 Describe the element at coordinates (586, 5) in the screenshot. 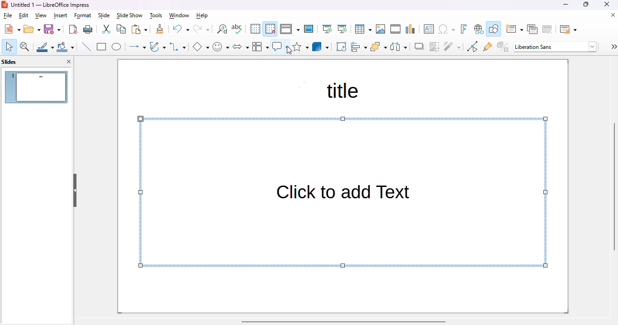

I see `maximize` at that location.